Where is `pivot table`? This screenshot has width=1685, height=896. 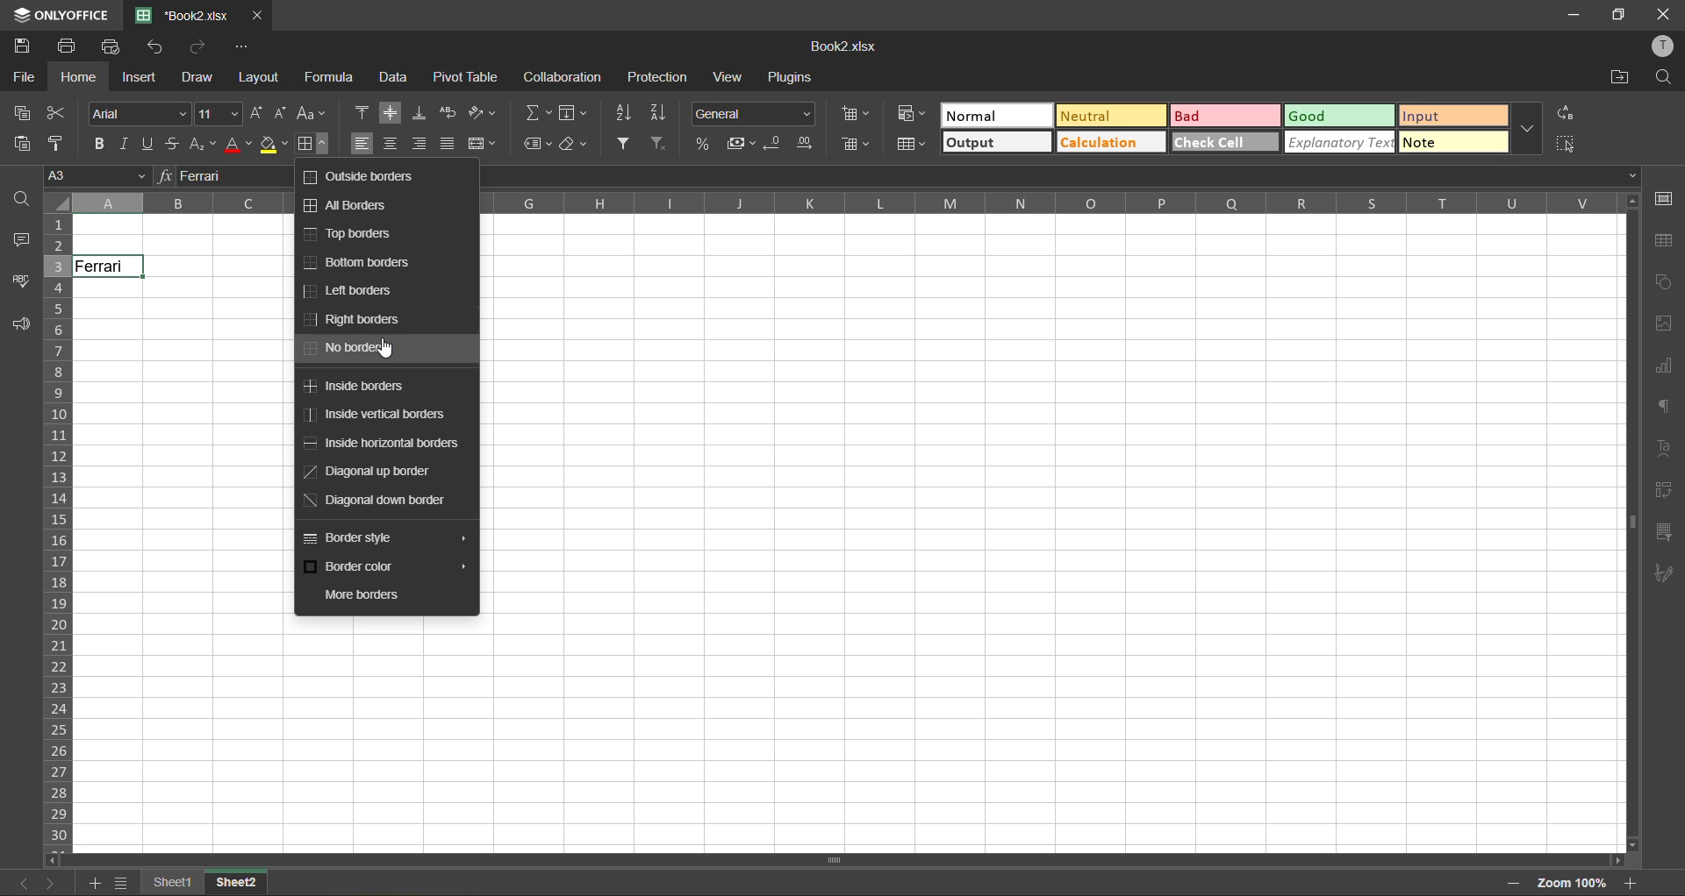 pivot table is located at coordinates (466, 76).